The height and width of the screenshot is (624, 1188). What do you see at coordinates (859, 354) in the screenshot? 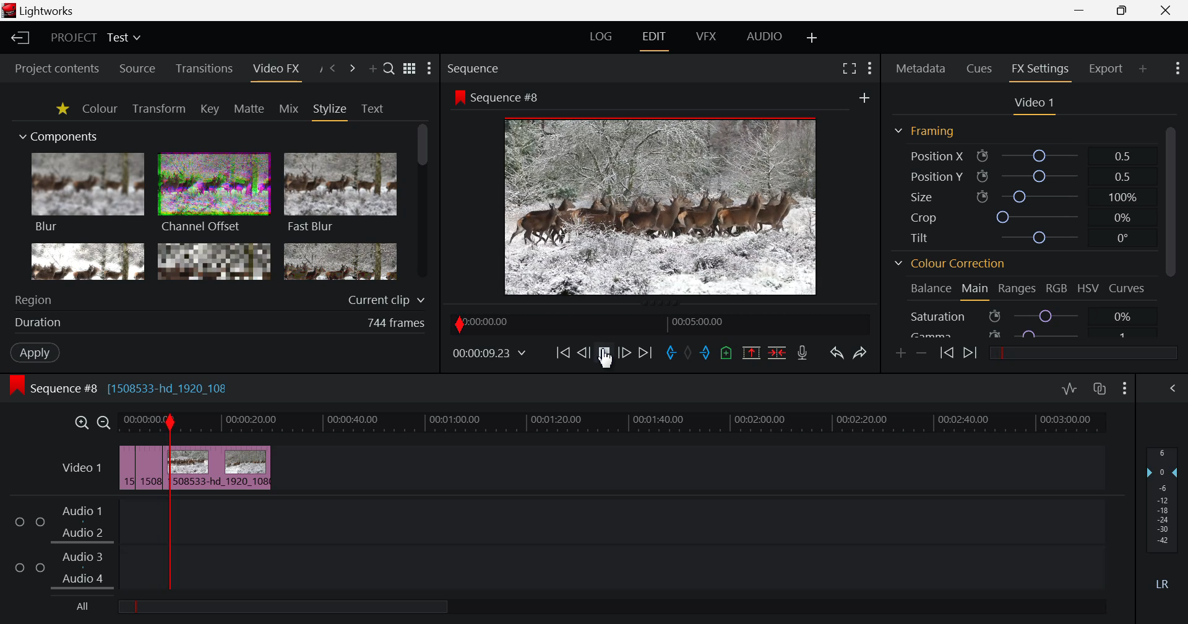
I see `Redo` at bounding box center [859, 354].